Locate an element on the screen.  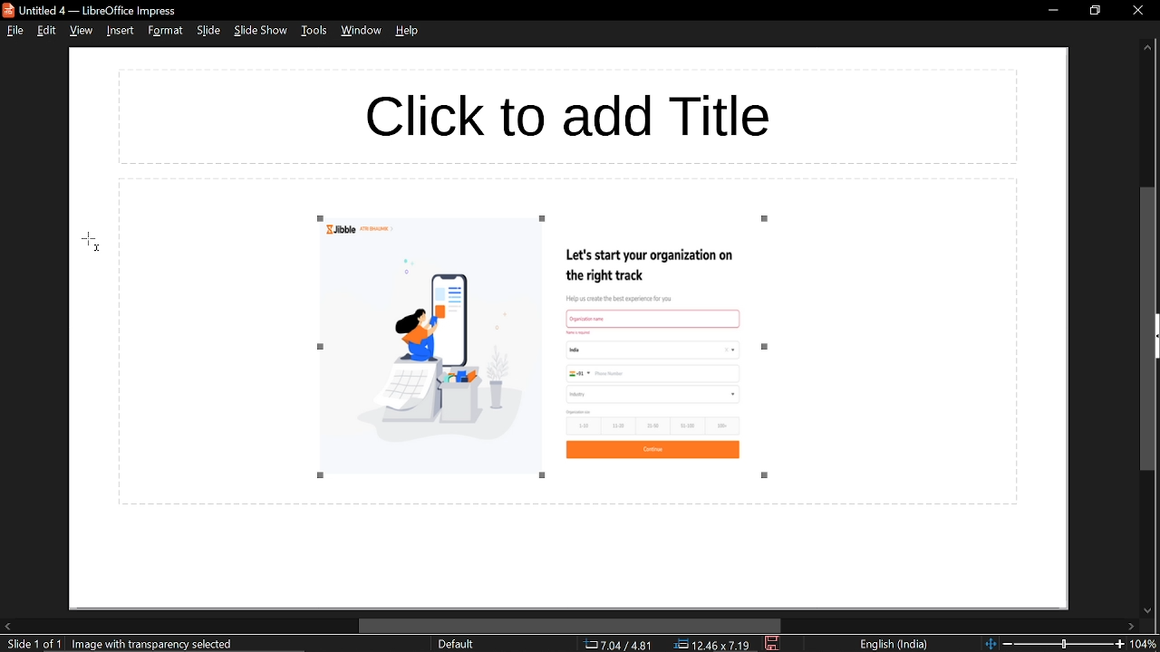
help is located at coordinates (408, 34).